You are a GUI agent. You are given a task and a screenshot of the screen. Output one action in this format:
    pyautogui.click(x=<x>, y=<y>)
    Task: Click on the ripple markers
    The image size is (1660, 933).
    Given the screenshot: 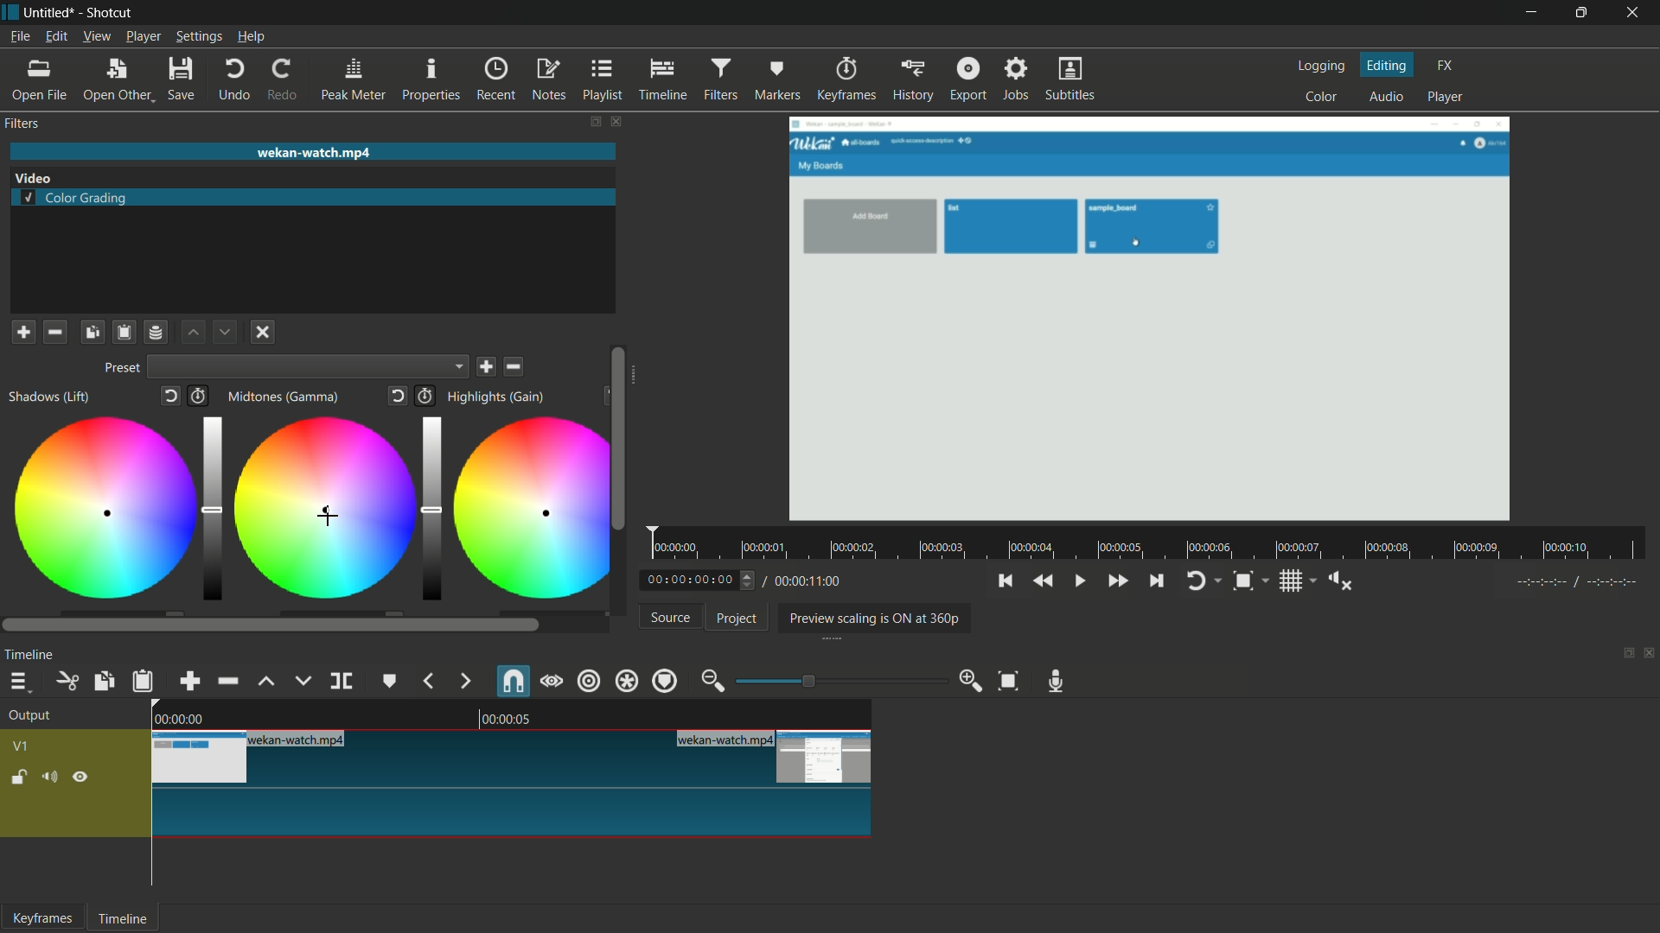 What is the action you would take?
    pyautogui.click(x=666, y=681)
    